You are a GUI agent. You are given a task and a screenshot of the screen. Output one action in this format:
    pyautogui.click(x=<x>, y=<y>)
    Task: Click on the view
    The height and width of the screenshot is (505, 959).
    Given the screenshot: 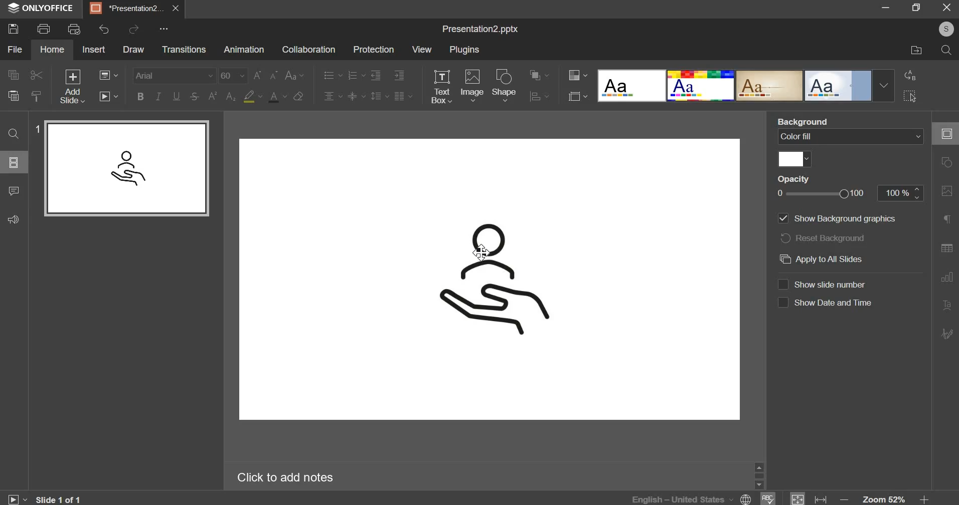 What is the action you would take?
    pyautogui.click(x=421, y=49)
    